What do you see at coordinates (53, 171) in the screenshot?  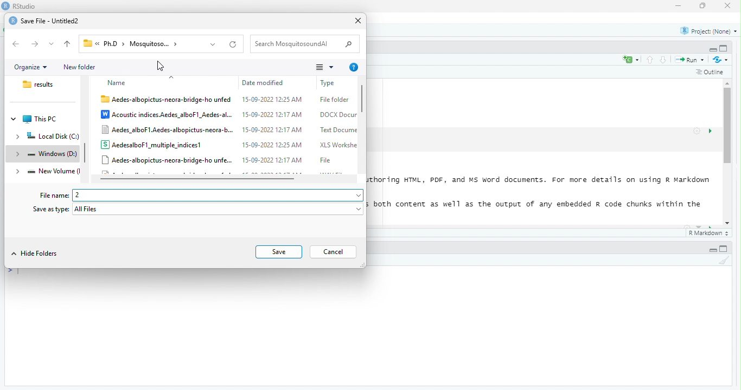 I see `New Volume (I:)` at bounding box center [53, 171].